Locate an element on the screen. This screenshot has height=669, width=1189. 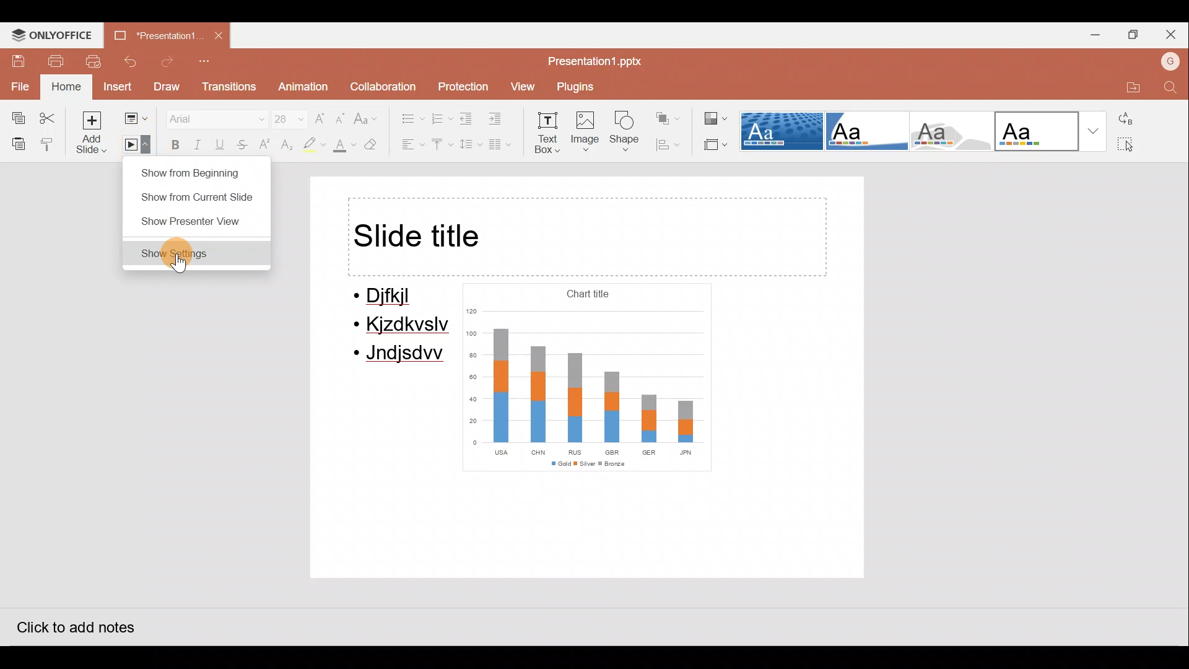
Image is located at coordinates (588, 133).